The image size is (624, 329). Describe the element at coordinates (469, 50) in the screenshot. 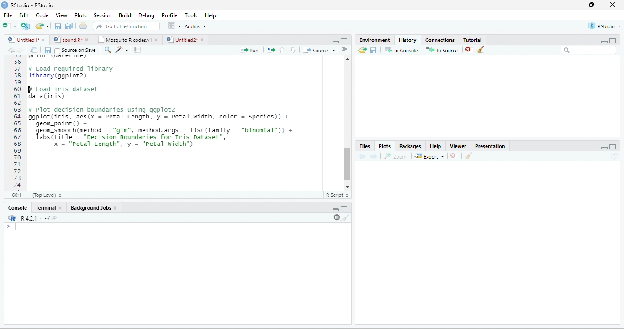

I see `close file` at that location.